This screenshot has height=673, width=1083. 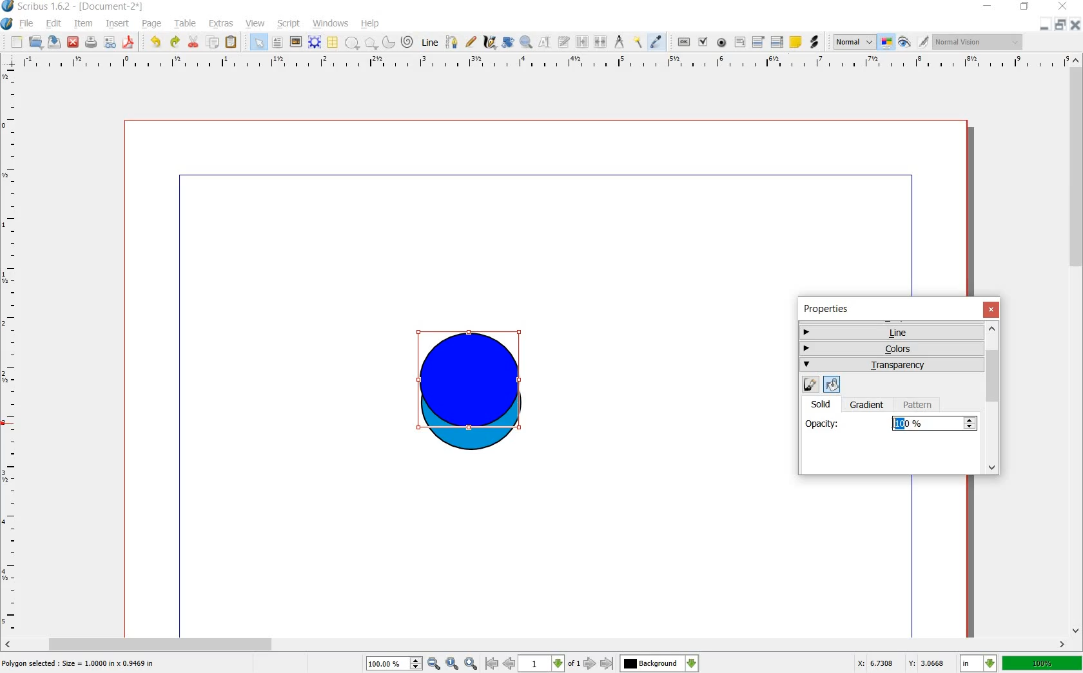 What do you see at coordinates (830, 309) in the screenshot?
I see `properties` at bounding box center [830, 309].